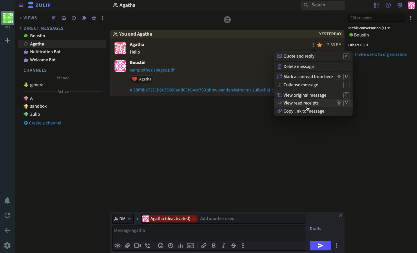  I want to click on Time, so click(335, 45).